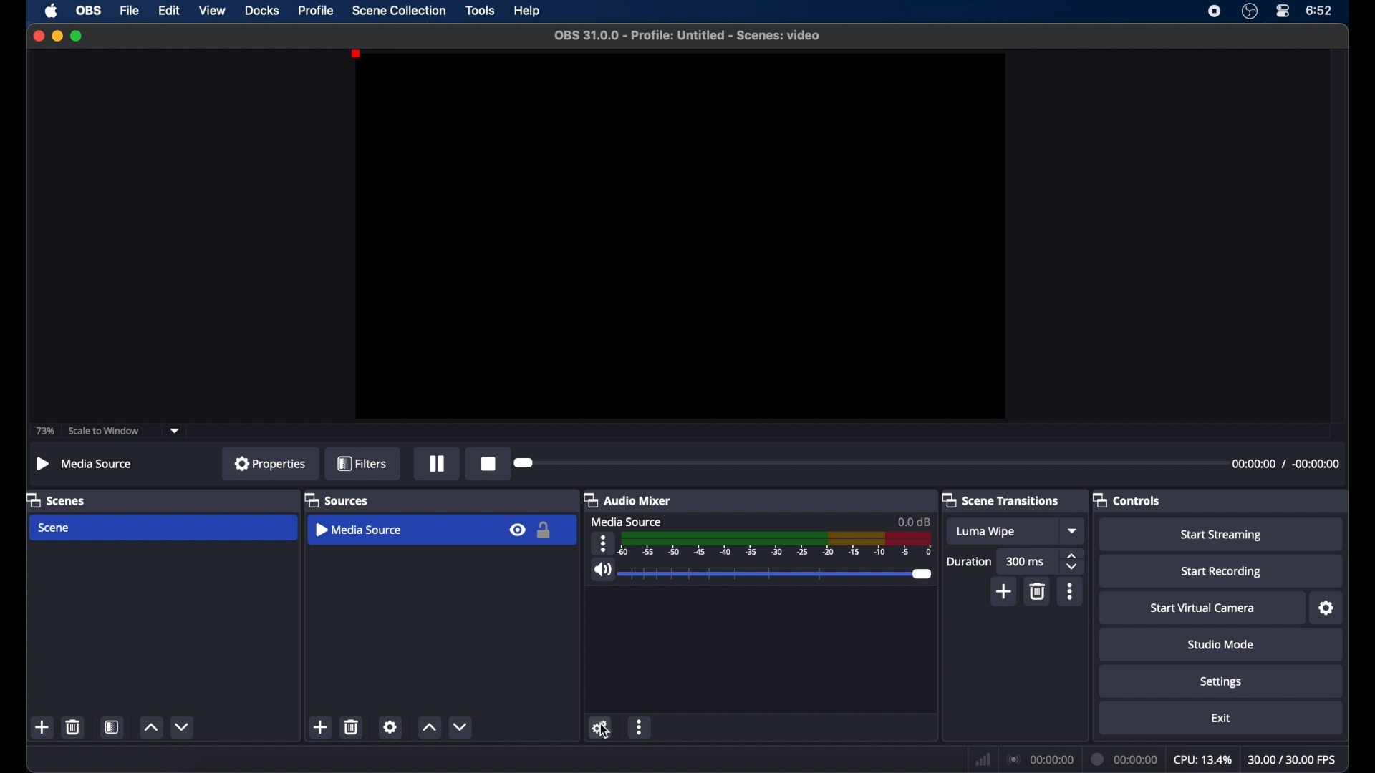 The width and height of the screenshot is (1375, 773). Describe the element at coordinates (983, 759) in the screenshot. I see `network` at that location.